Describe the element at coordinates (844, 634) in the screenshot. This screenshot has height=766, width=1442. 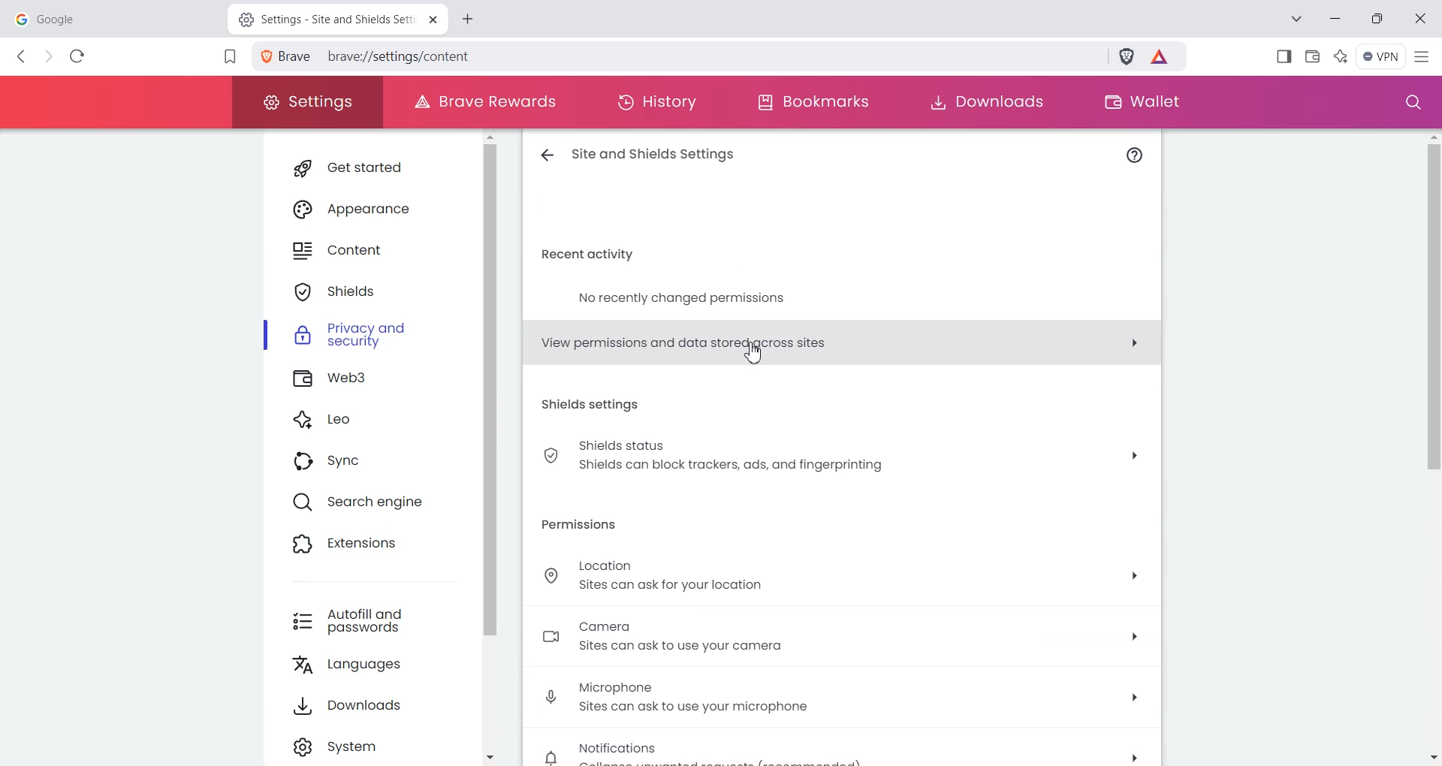
I see `, Camera
sites can ask to use your camera` at that location.